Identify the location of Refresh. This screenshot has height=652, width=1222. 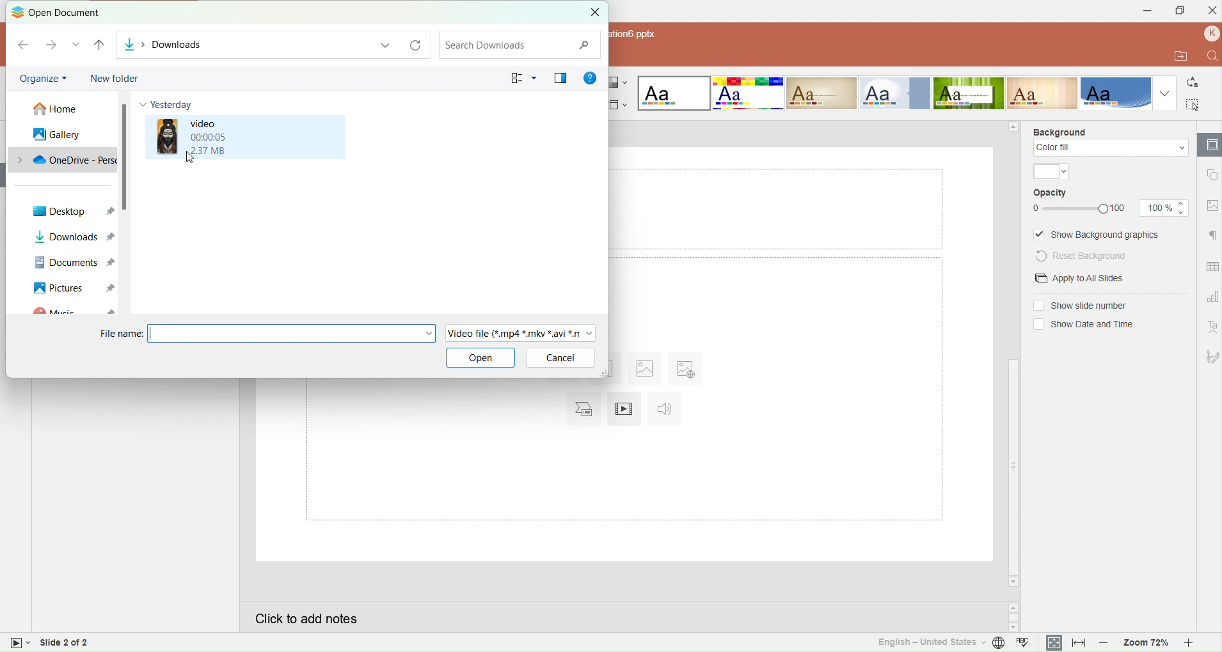
(417, 44).